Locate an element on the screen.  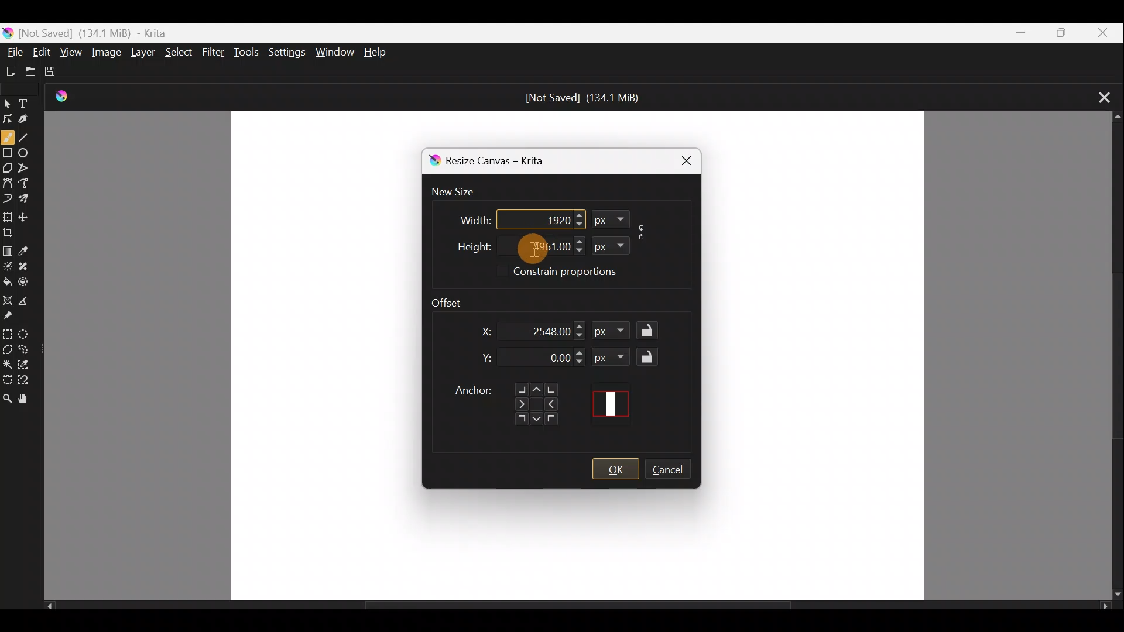
Bezier curve selection tool is located at coordinates (7, 377).